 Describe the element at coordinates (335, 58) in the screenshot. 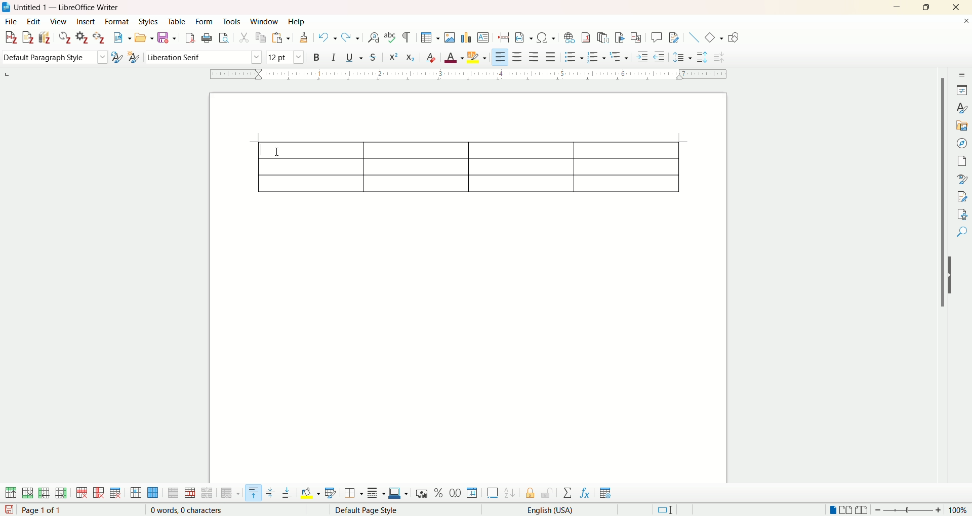

I see `italics` at that location.